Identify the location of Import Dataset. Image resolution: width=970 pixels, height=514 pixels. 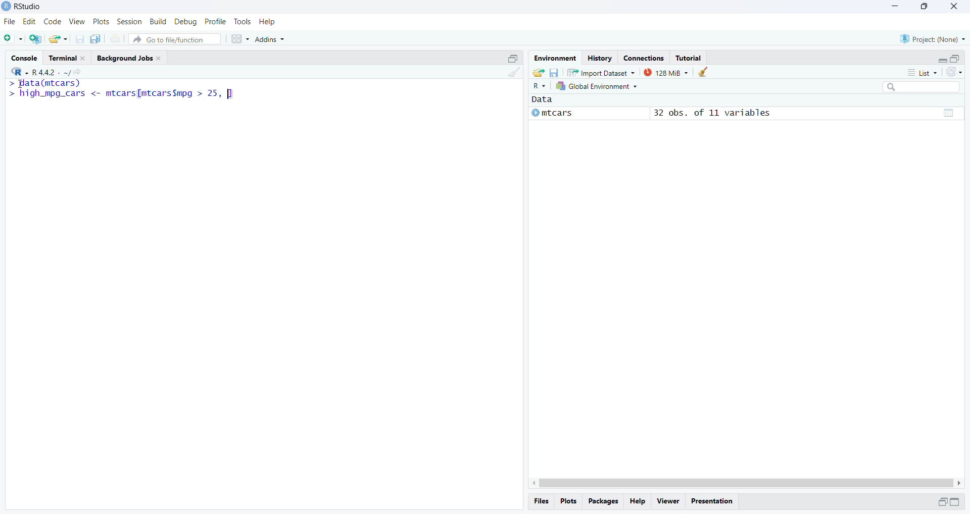
(601, 72).